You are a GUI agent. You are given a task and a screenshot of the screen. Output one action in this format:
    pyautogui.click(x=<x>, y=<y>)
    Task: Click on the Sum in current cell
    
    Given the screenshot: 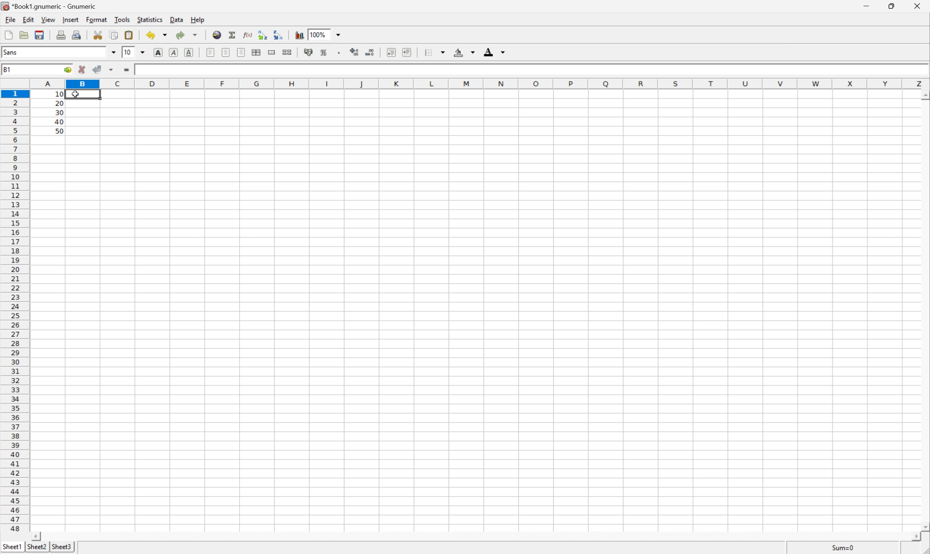 What is the action you would take?
    pyautogui.click(x=233, y=34)
    